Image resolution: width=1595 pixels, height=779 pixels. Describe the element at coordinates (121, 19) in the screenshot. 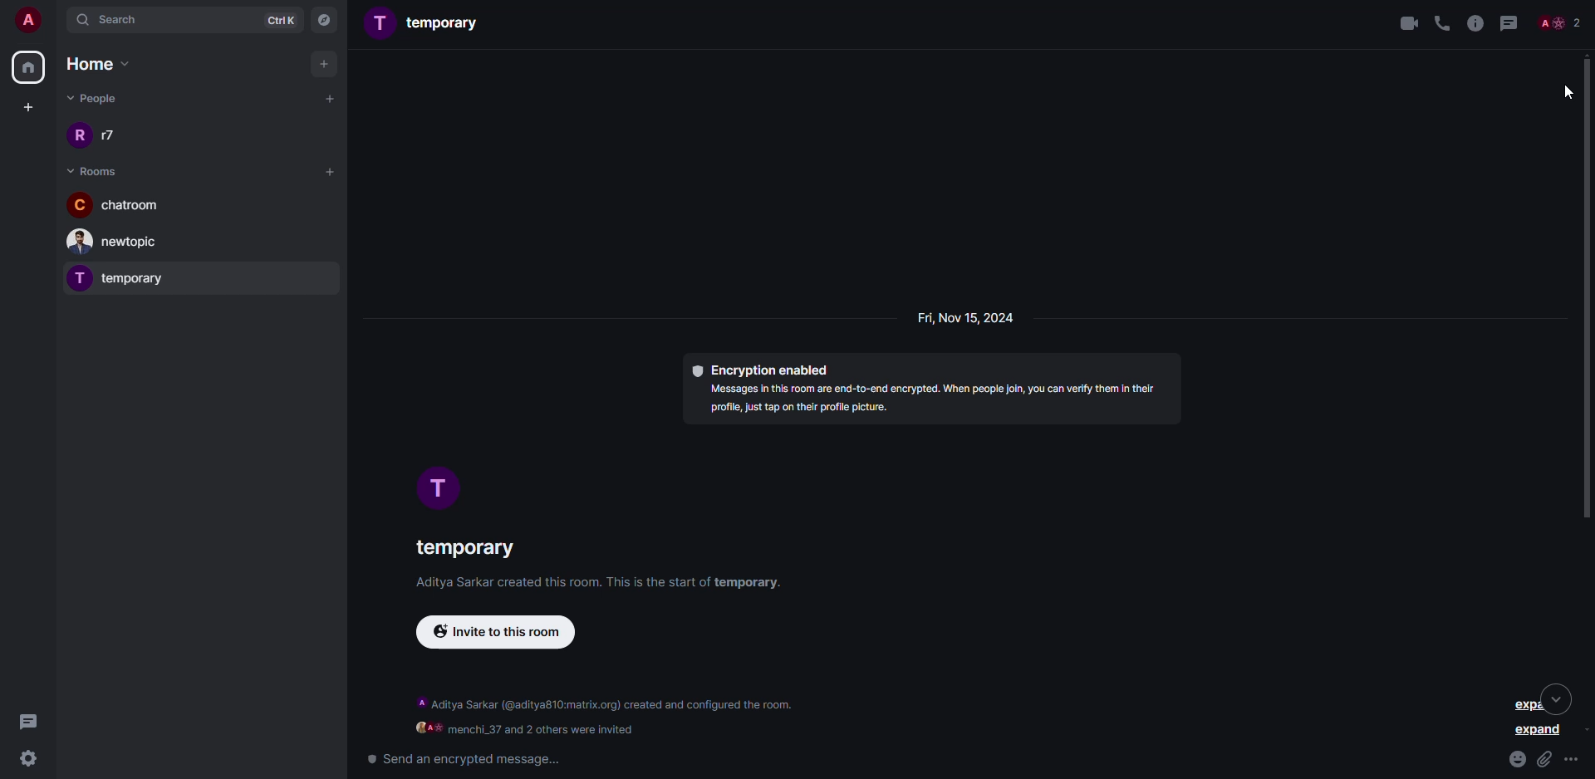

I see `search` at that location.